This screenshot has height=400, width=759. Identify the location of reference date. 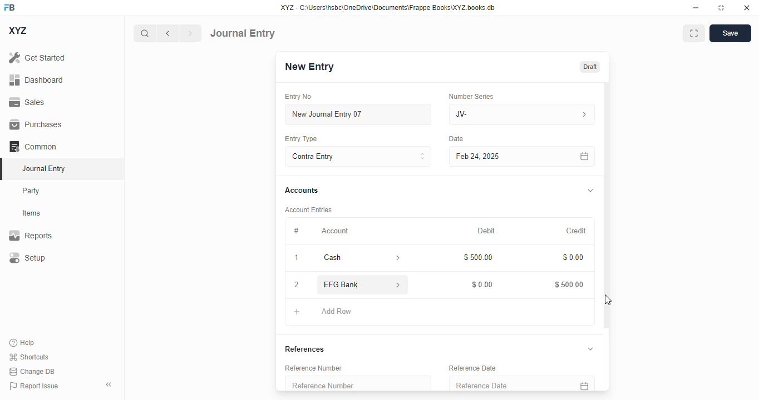
(500, 383).